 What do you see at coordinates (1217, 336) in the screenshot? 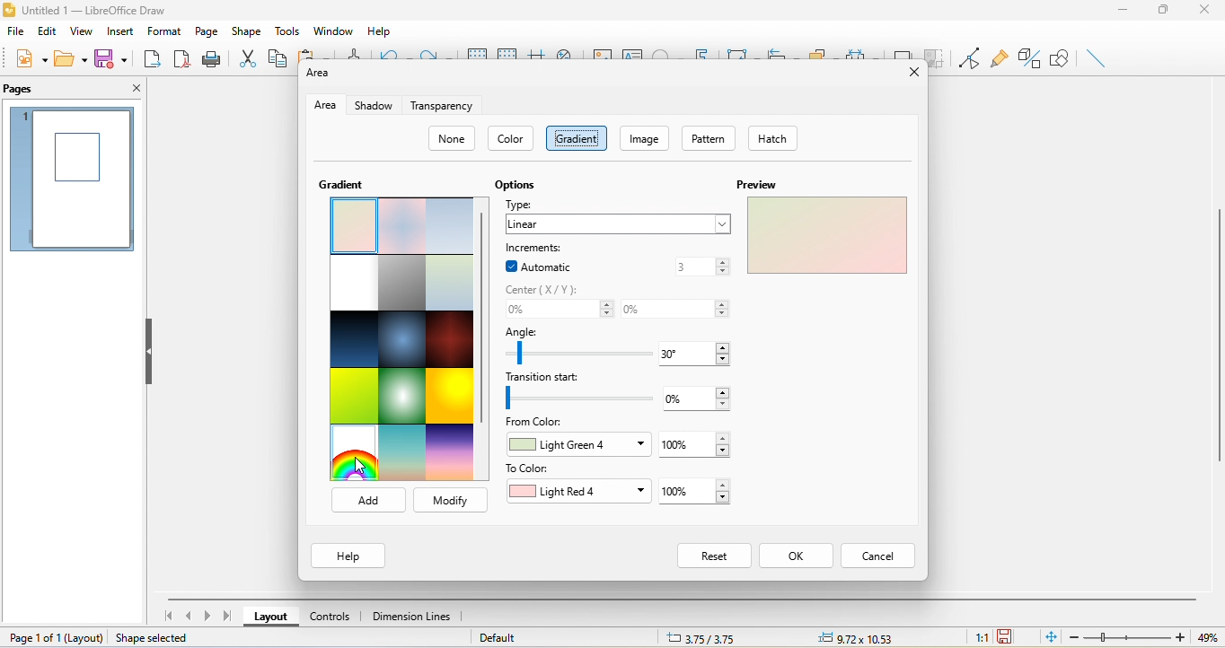
I see `vertical scroll  bar` at bounding box center [1217, 336].